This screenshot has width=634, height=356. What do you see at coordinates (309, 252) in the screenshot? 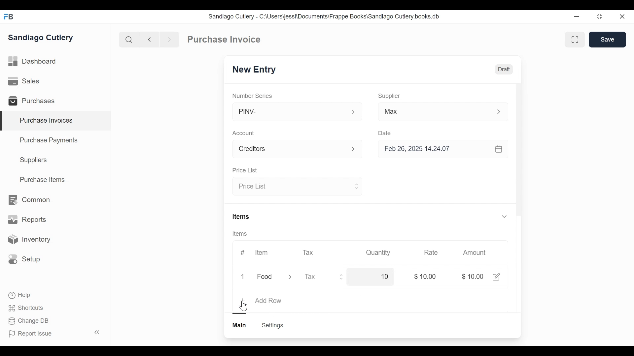
I see `Tax` at bounding box center [309, 252].